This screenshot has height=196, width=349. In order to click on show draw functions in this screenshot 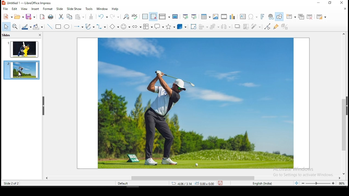, I will do `click(279, 17)`.